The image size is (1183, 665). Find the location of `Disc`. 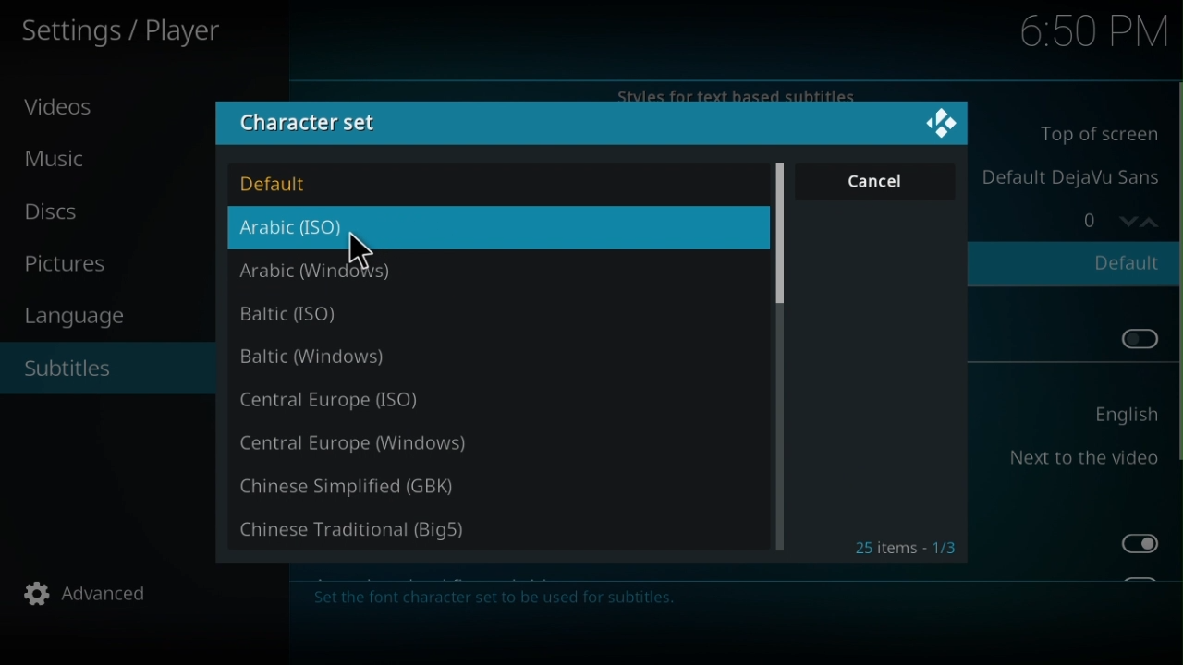

Disc is located at coordinates (59, 209).